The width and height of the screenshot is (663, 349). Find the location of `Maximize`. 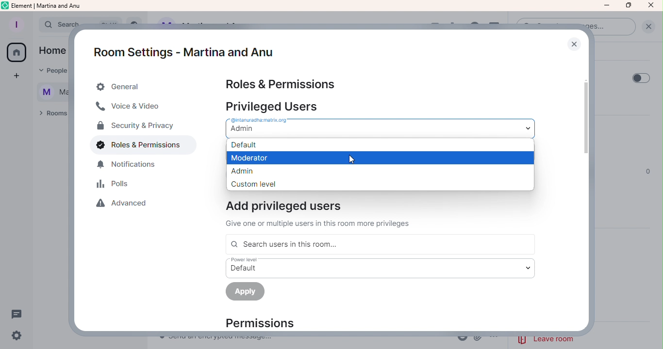

Maximize is located at coordinates (628, 6).